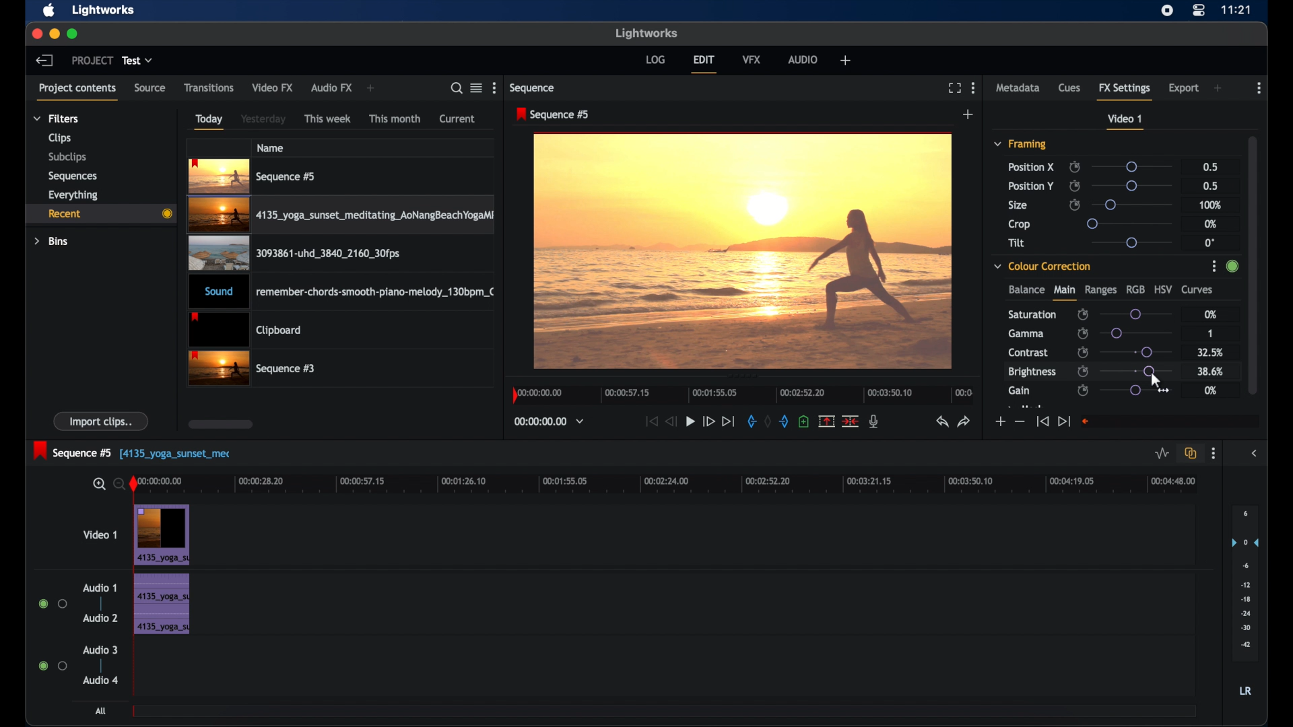 The width and height of the screenshot is (1293, 727). Describe the element at coordinates (851, 420) in the screenshot. I see `split` at that location.